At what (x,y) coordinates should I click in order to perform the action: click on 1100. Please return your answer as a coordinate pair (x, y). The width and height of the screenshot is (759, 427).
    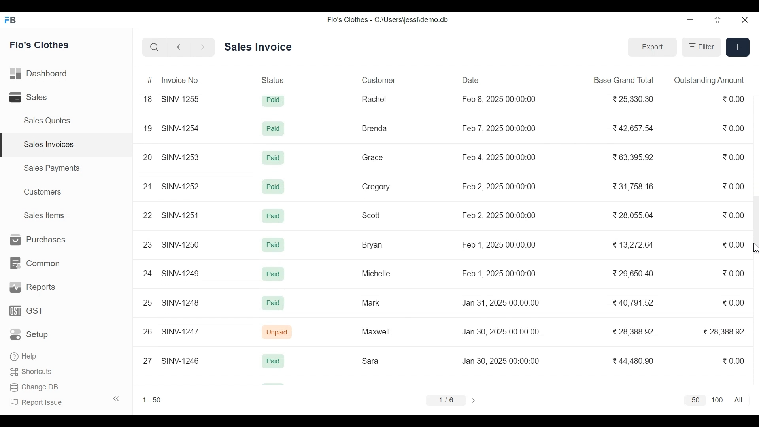
    Looking at the image, I should click on (717, 401).